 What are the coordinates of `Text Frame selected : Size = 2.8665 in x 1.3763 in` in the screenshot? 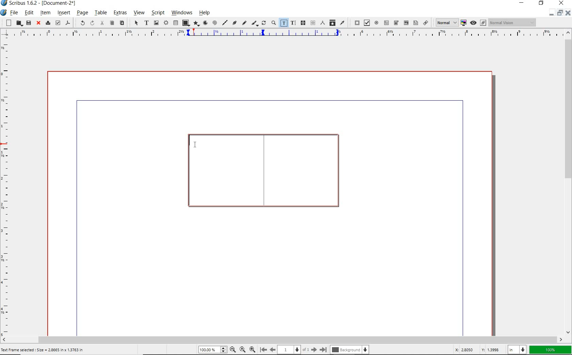 It's located at (45, 350).